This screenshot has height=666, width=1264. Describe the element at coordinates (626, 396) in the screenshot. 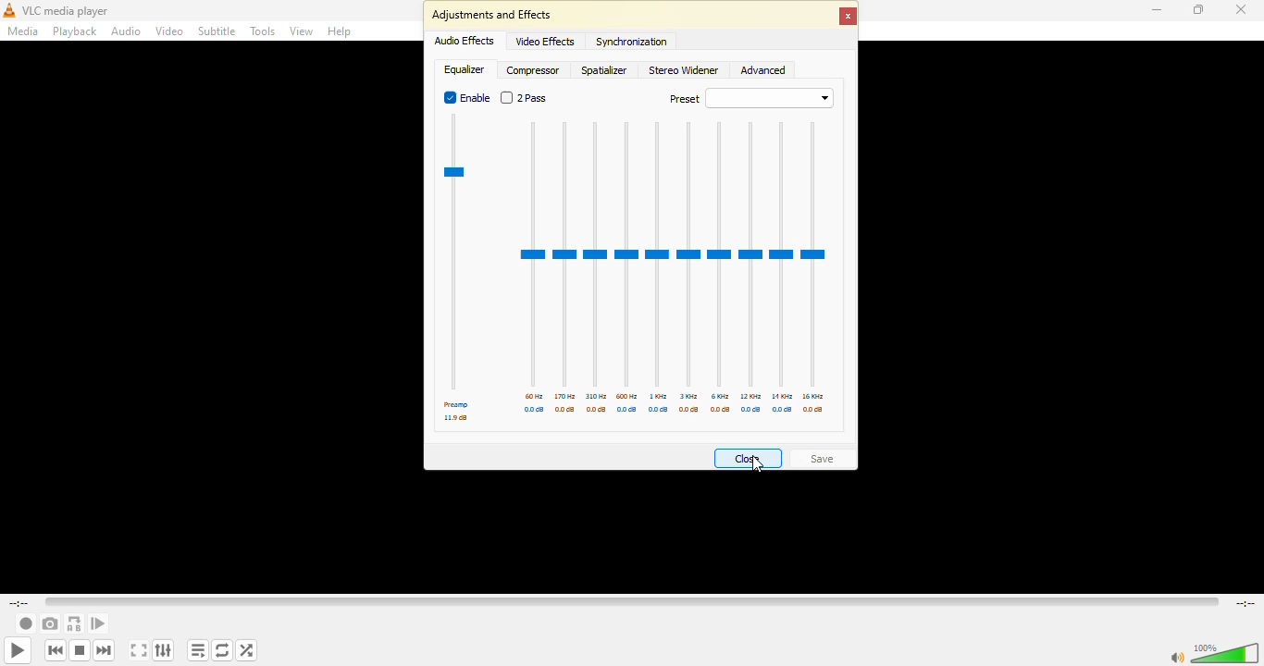

I see `600 hz` at that location.